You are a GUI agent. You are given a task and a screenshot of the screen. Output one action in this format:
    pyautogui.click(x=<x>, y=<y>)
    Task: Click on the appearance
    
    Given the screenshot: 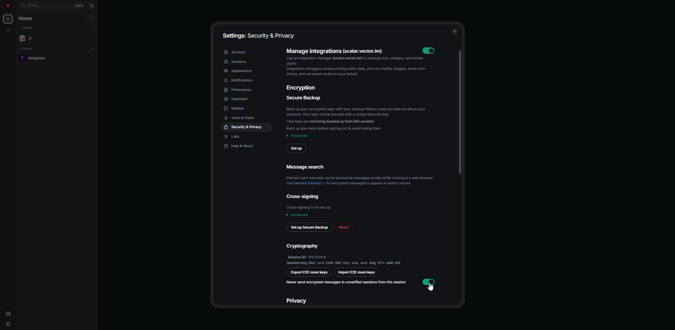 What is the action you would take?
    pyautogui.click(x=239, y=71)
    